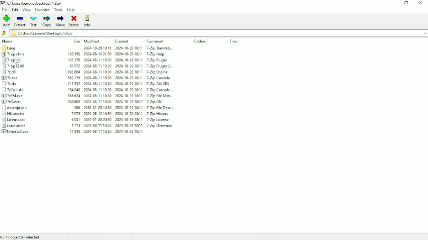 This screenshot has height=240, width=428. What do you see at coordinates (88, 48) in the screenshot?
I see `Lang` at bounding box center [88, 48].